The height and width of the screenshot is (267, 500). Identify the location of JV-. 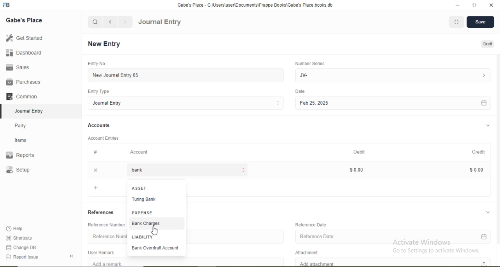
(392, 75).